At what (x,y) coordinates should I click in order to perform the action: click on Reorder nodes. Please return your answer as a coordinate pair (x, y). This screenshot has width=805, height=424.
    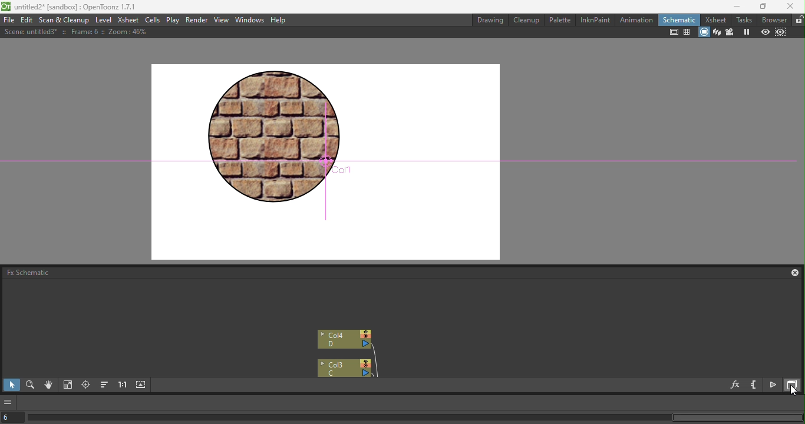
    Looking at the image, I should click on (104, 386).